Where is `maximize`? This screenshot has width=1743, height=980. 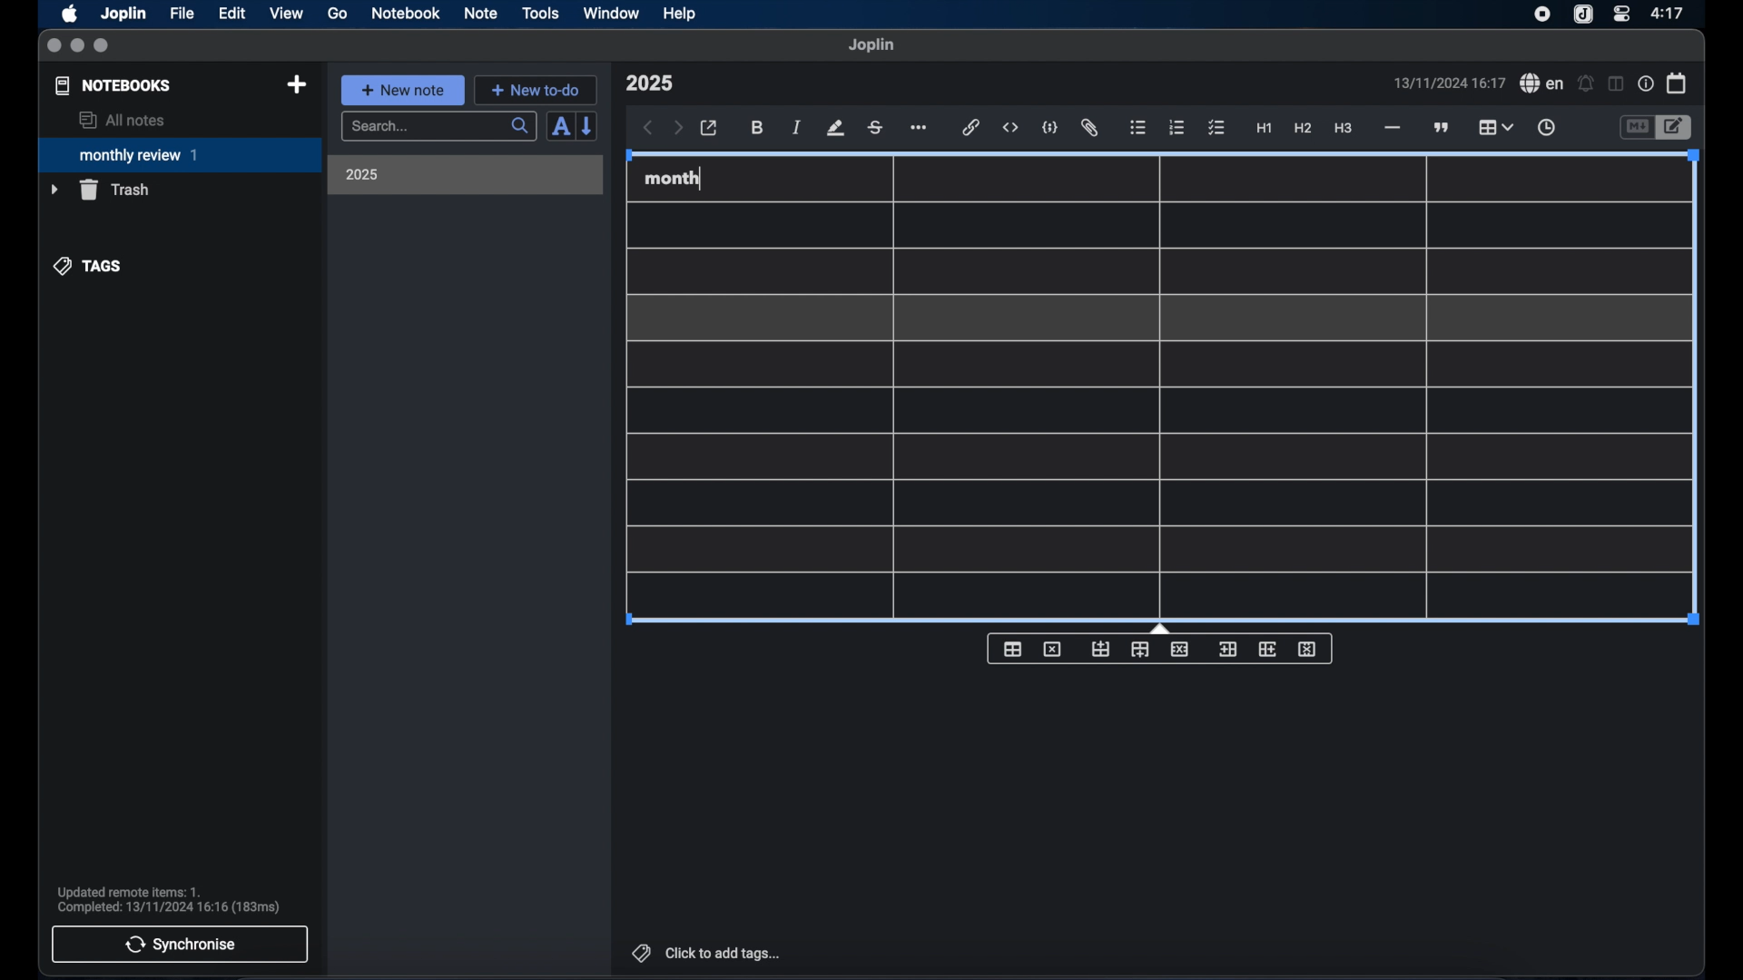 maximize is located at coordinates (103, 46).